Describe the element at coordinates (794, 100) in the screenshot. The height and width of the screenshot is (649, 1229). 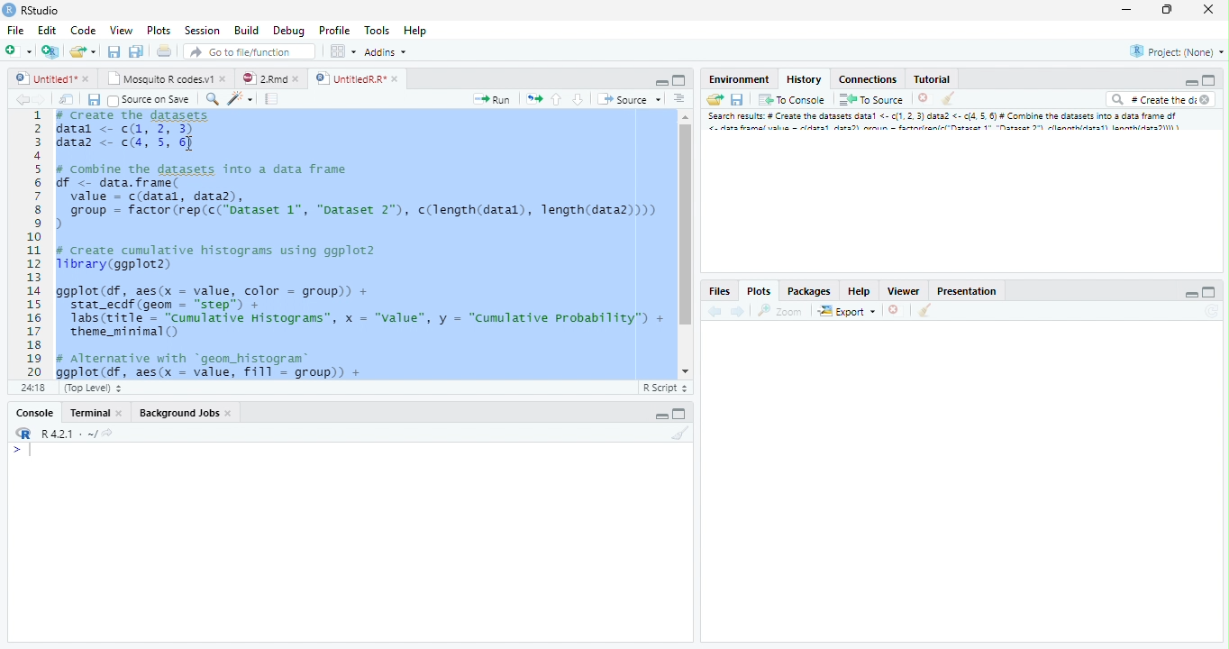
I see `To console` at that location.